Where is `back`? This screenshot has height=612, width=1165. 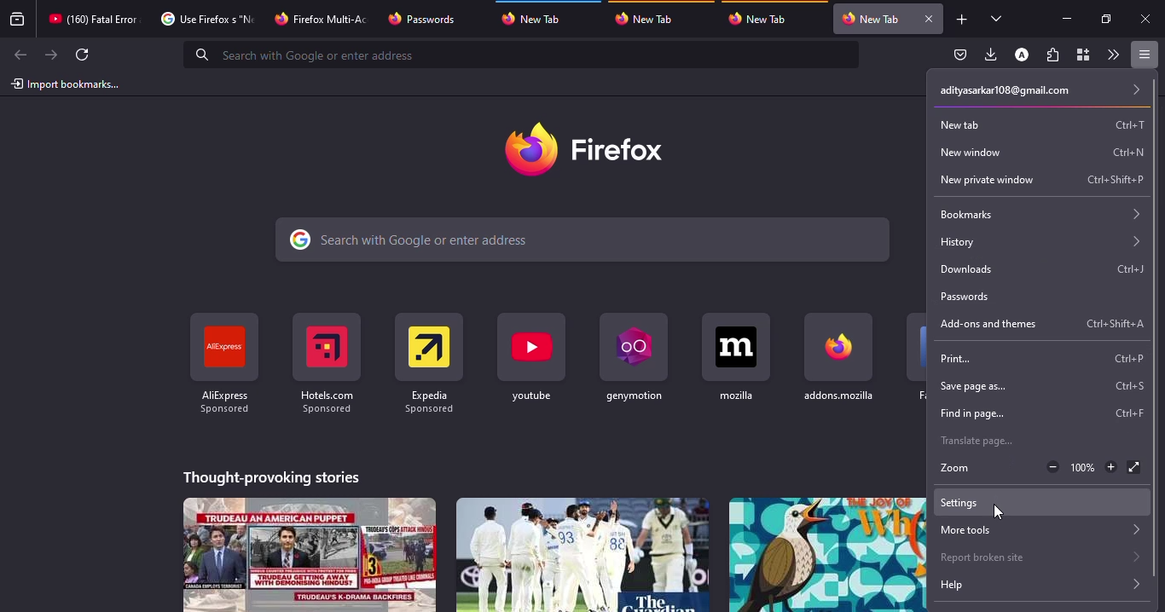
back is located at coordinates (18, 55).